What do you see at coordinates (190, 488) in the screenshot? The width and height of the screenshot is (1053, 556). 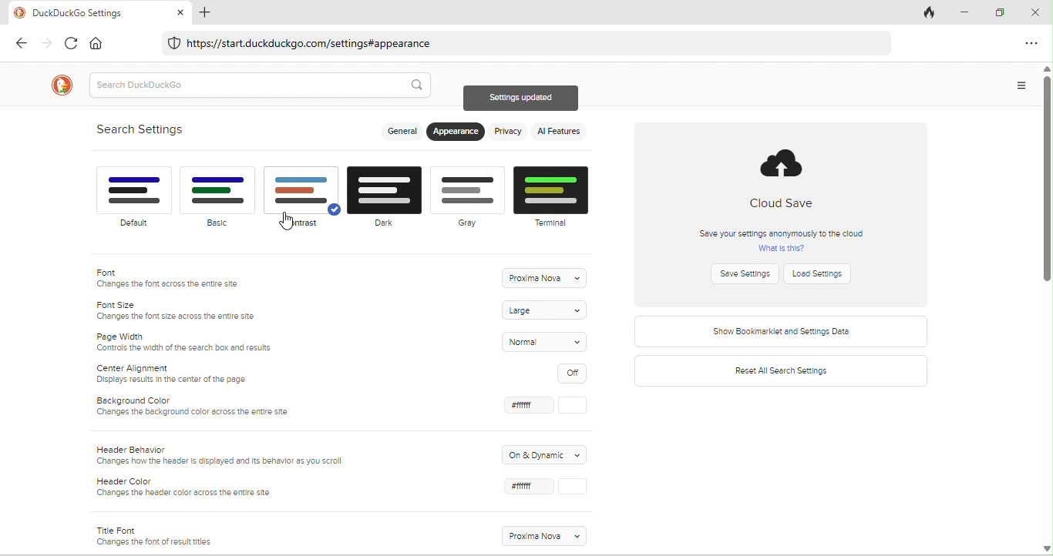 I see `header color` at bounding box center [190, 488].